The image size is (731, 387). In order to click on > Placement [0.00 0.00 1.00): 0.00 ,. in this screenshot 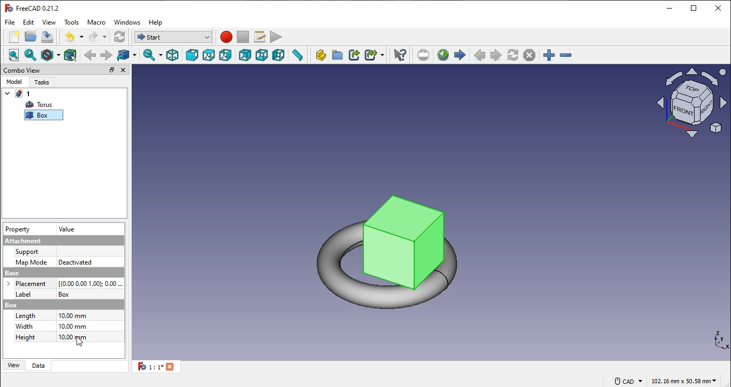, I will do `click(63, 283)`.